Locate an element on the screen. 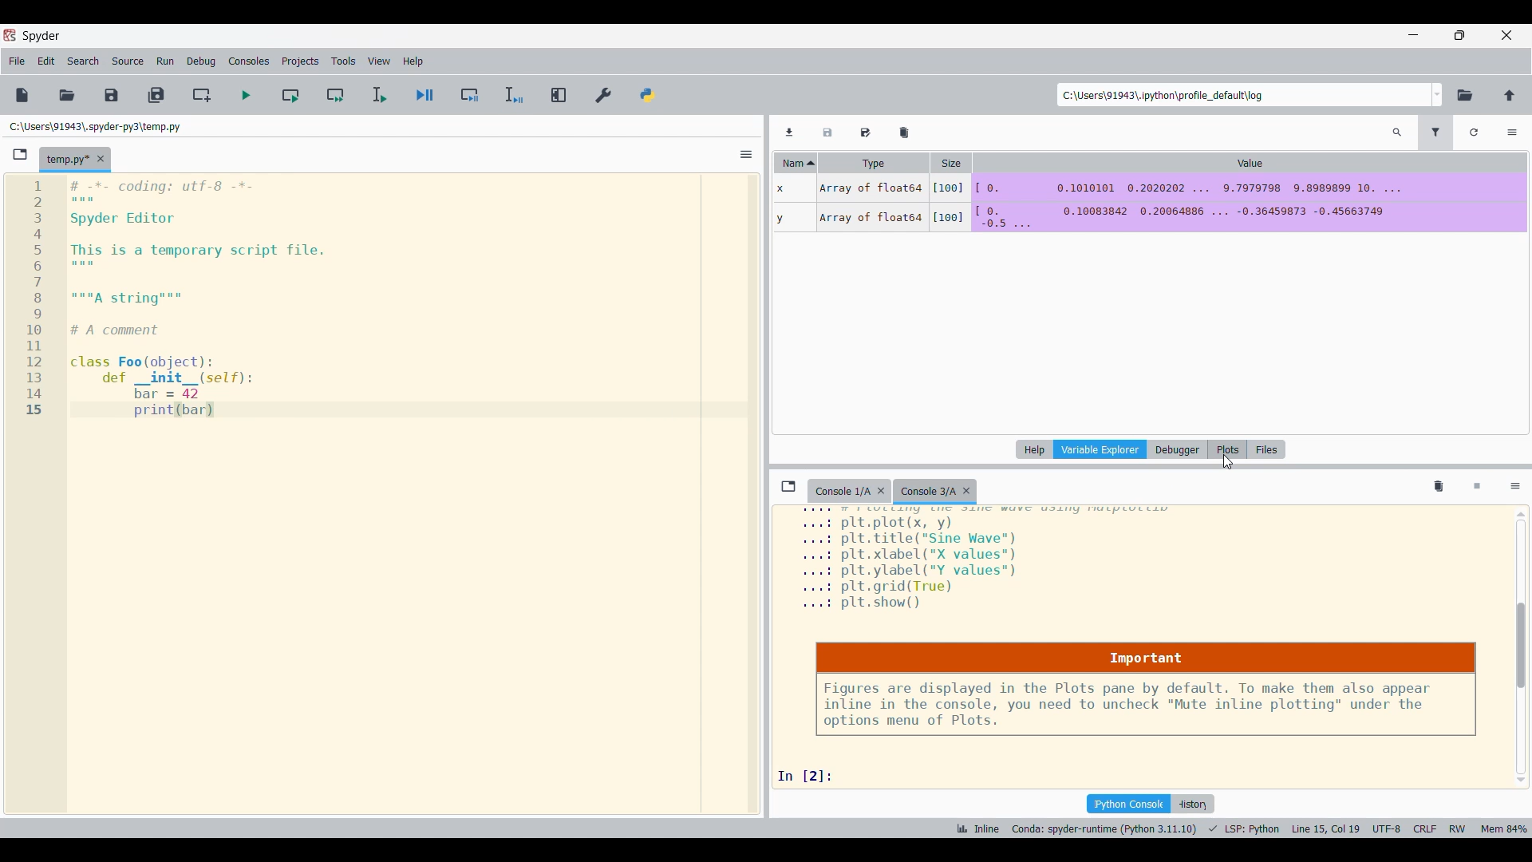 This screenshot has height=862, width=1532. Older tab is located at coordinates (849, 492).